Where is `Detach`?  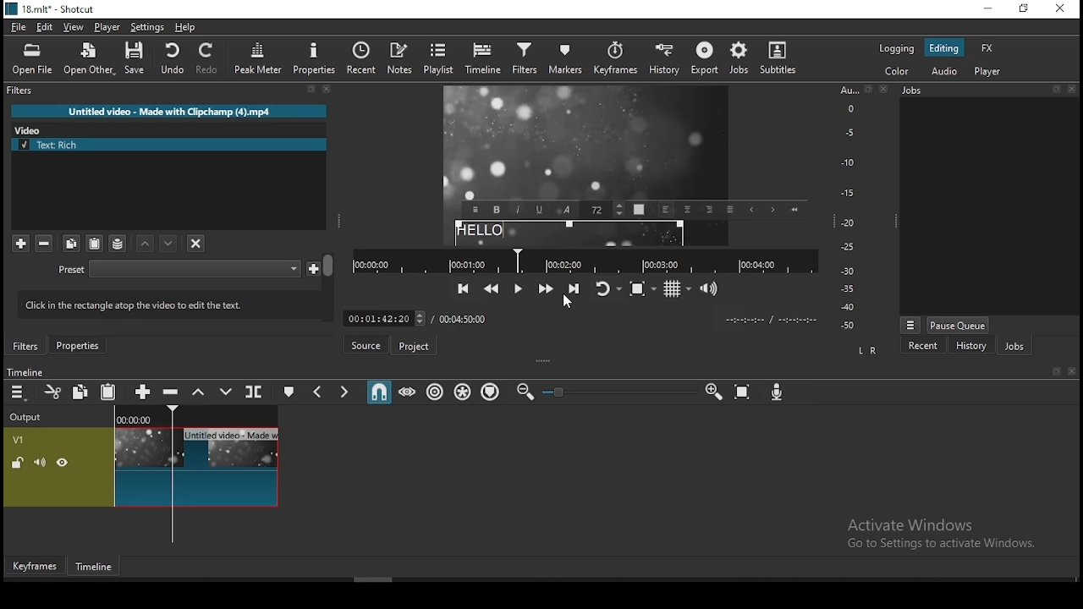
Detach is located at coordinates (1058, 371).